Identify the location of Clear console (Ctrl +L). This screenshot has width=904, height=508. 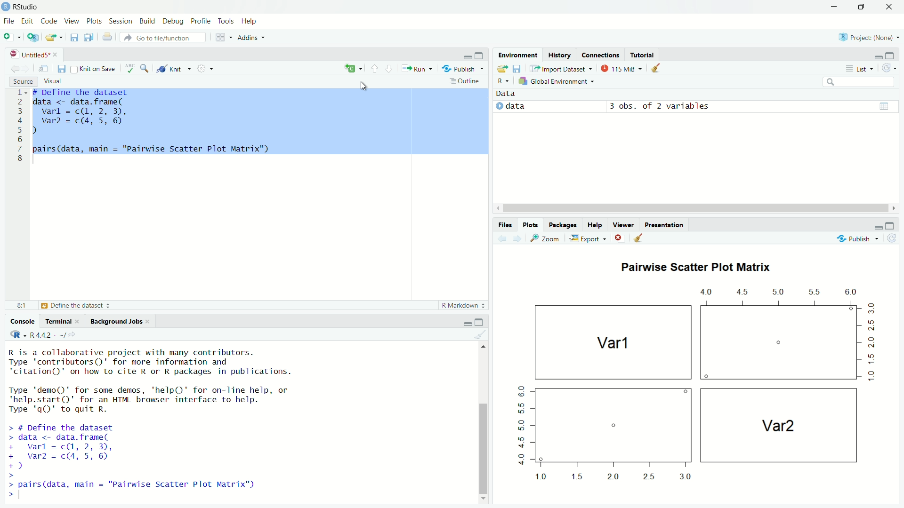
(486, 334).